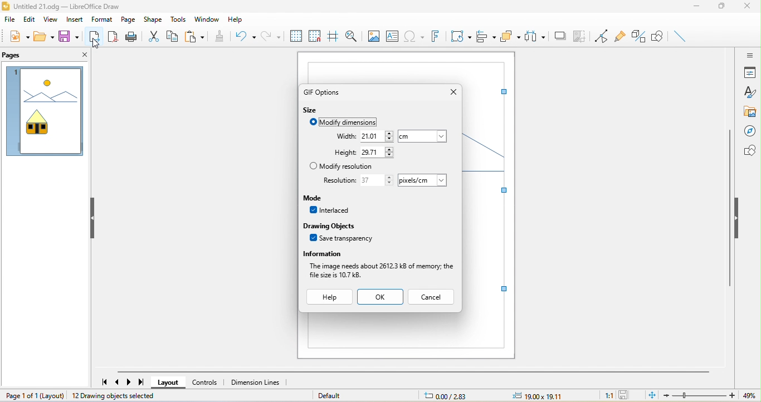 The height and width of the screenshot is (402, 761). I want to click on toggle extrusion, so click(640, 37).